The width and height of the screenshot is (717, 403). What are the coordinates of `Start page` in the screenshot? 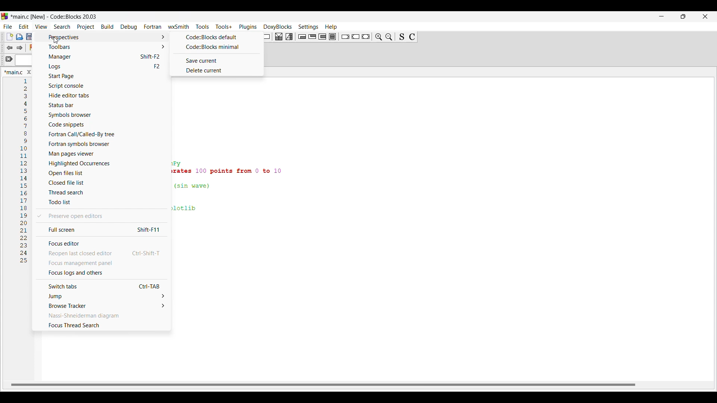 It's located at (103, 76).